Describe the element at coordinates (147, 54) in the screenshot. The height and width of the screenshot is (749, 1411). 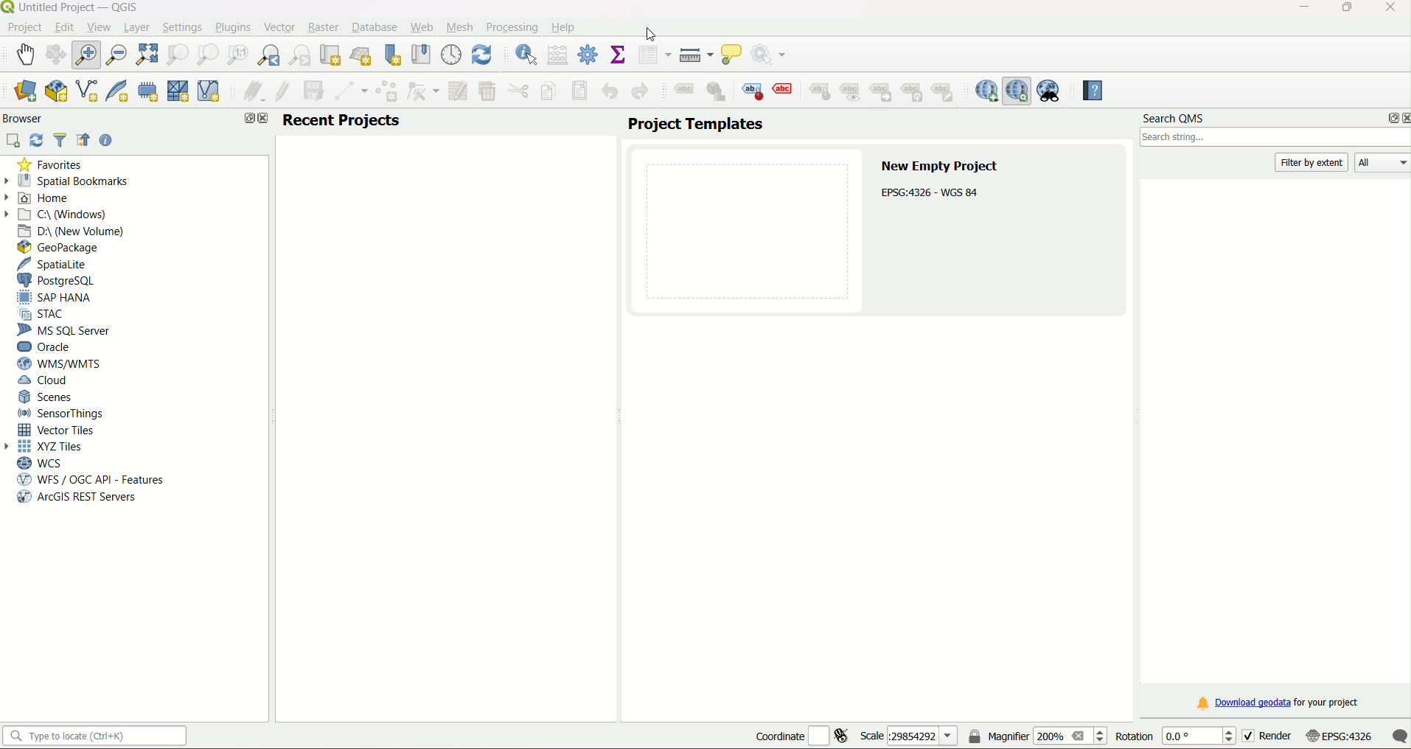
I see `zoom full` at that location.